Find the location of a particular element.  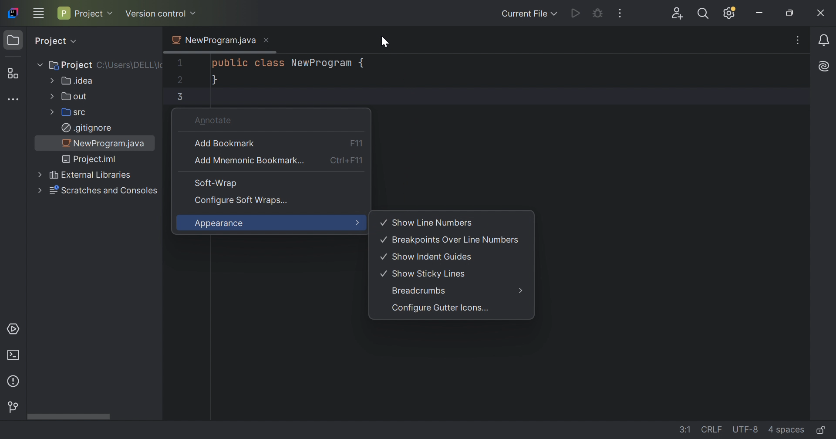

Drop Down is located at coordinates (112, 13).